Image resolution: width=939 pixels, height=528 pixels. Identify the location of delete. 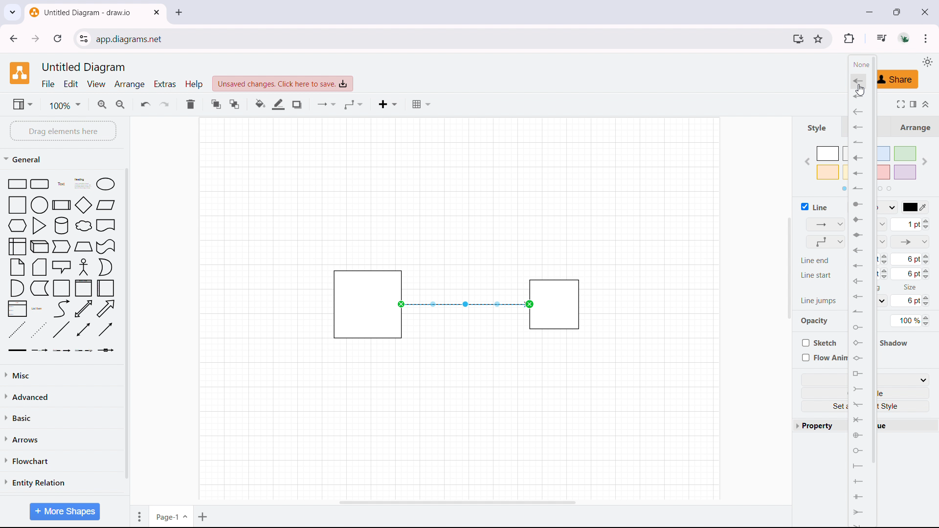
(190, 105).